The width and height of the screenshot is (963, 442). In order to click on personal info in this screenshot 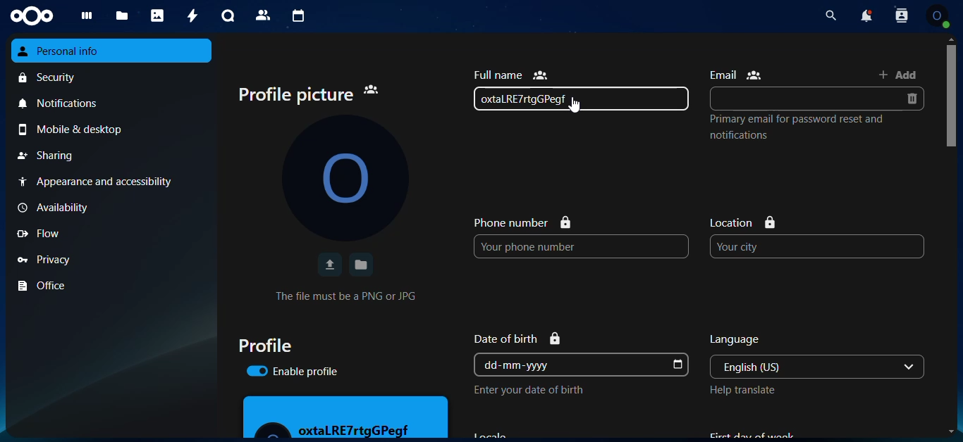, I will do `click(112, 51)`.